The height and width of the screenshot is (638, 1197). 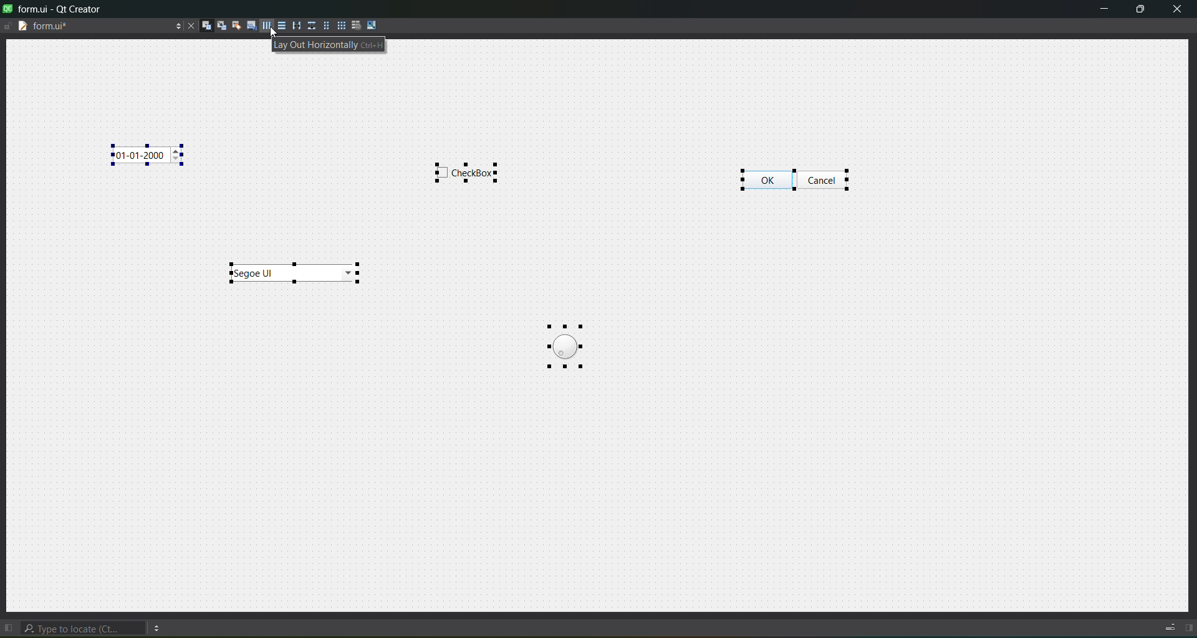 I want to click on layout in a form, so click(x=324, y=26).